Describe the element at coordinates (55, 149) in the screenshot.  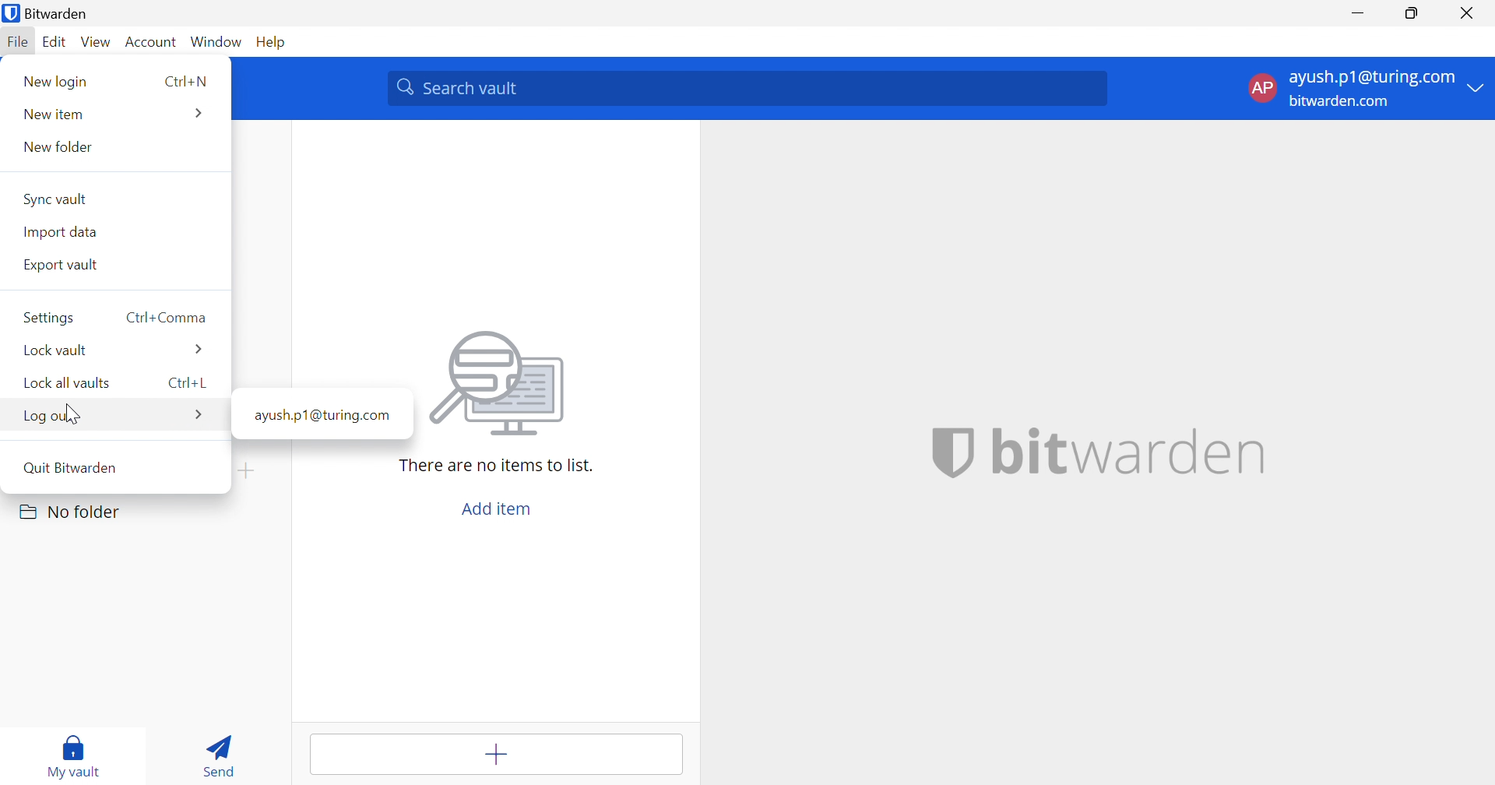
I see `New folder` at that location.